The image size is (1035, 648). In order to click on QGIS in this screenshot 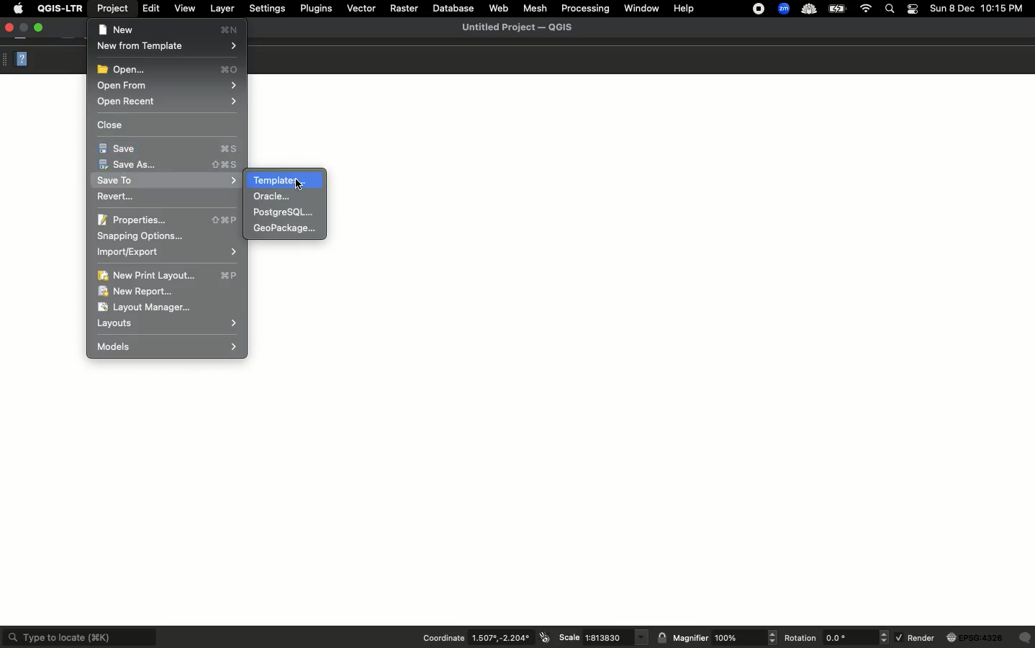, I will do `click(60, 7)`.